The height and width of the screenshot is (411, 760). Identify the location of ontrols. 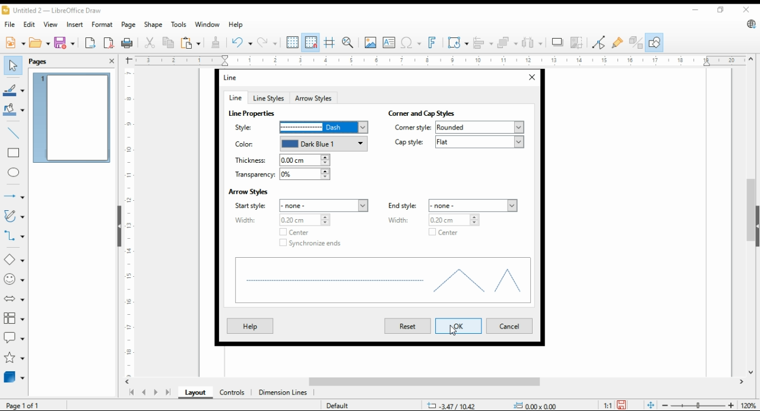
(233, 393).